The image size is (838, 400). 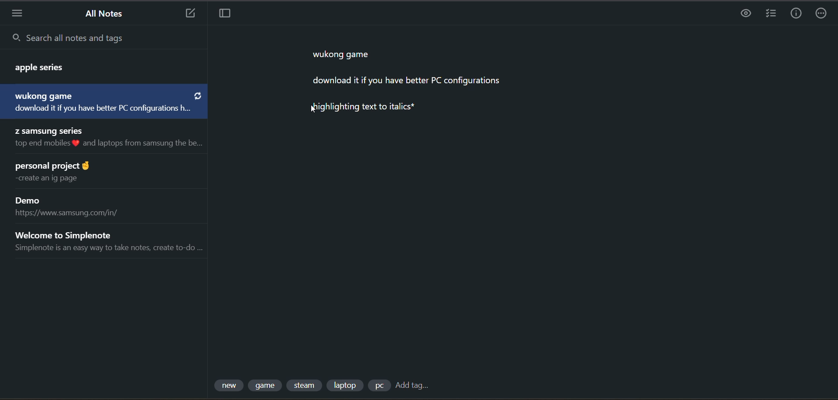 I want to click on tag 2, so click(x=266, y=386).